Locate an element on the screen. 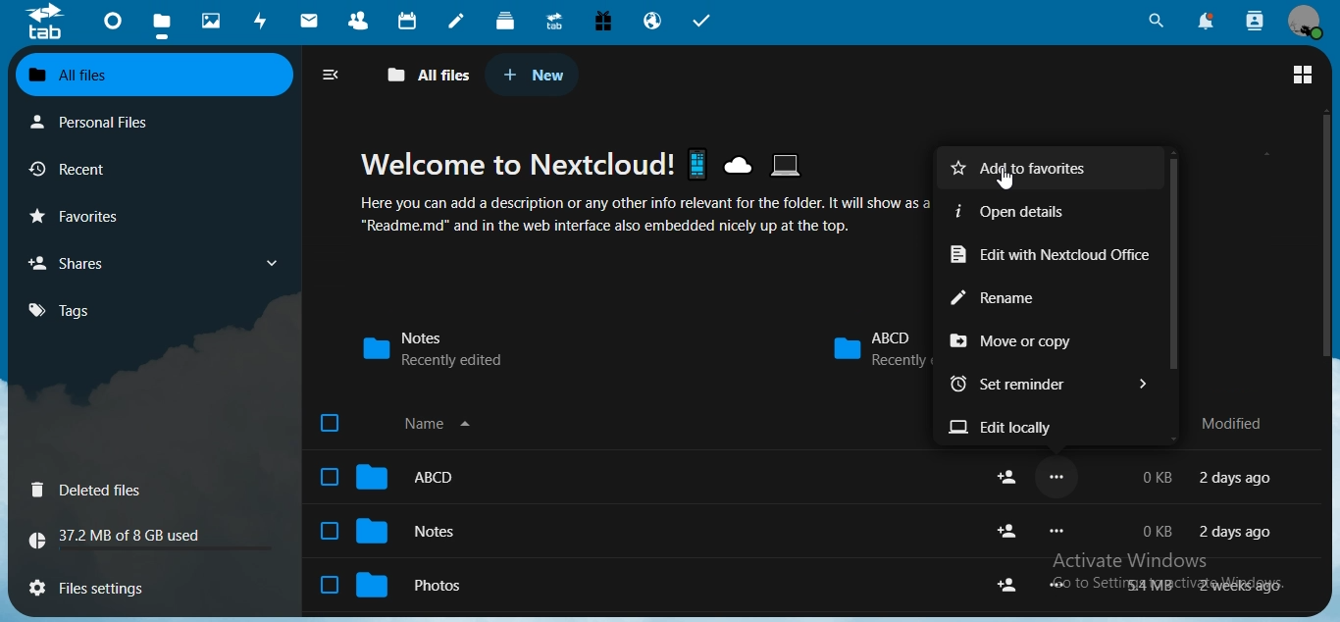 Image resolution: width=1340 pixels, height=622 pixels. text is located at coordinates (1211, 480).